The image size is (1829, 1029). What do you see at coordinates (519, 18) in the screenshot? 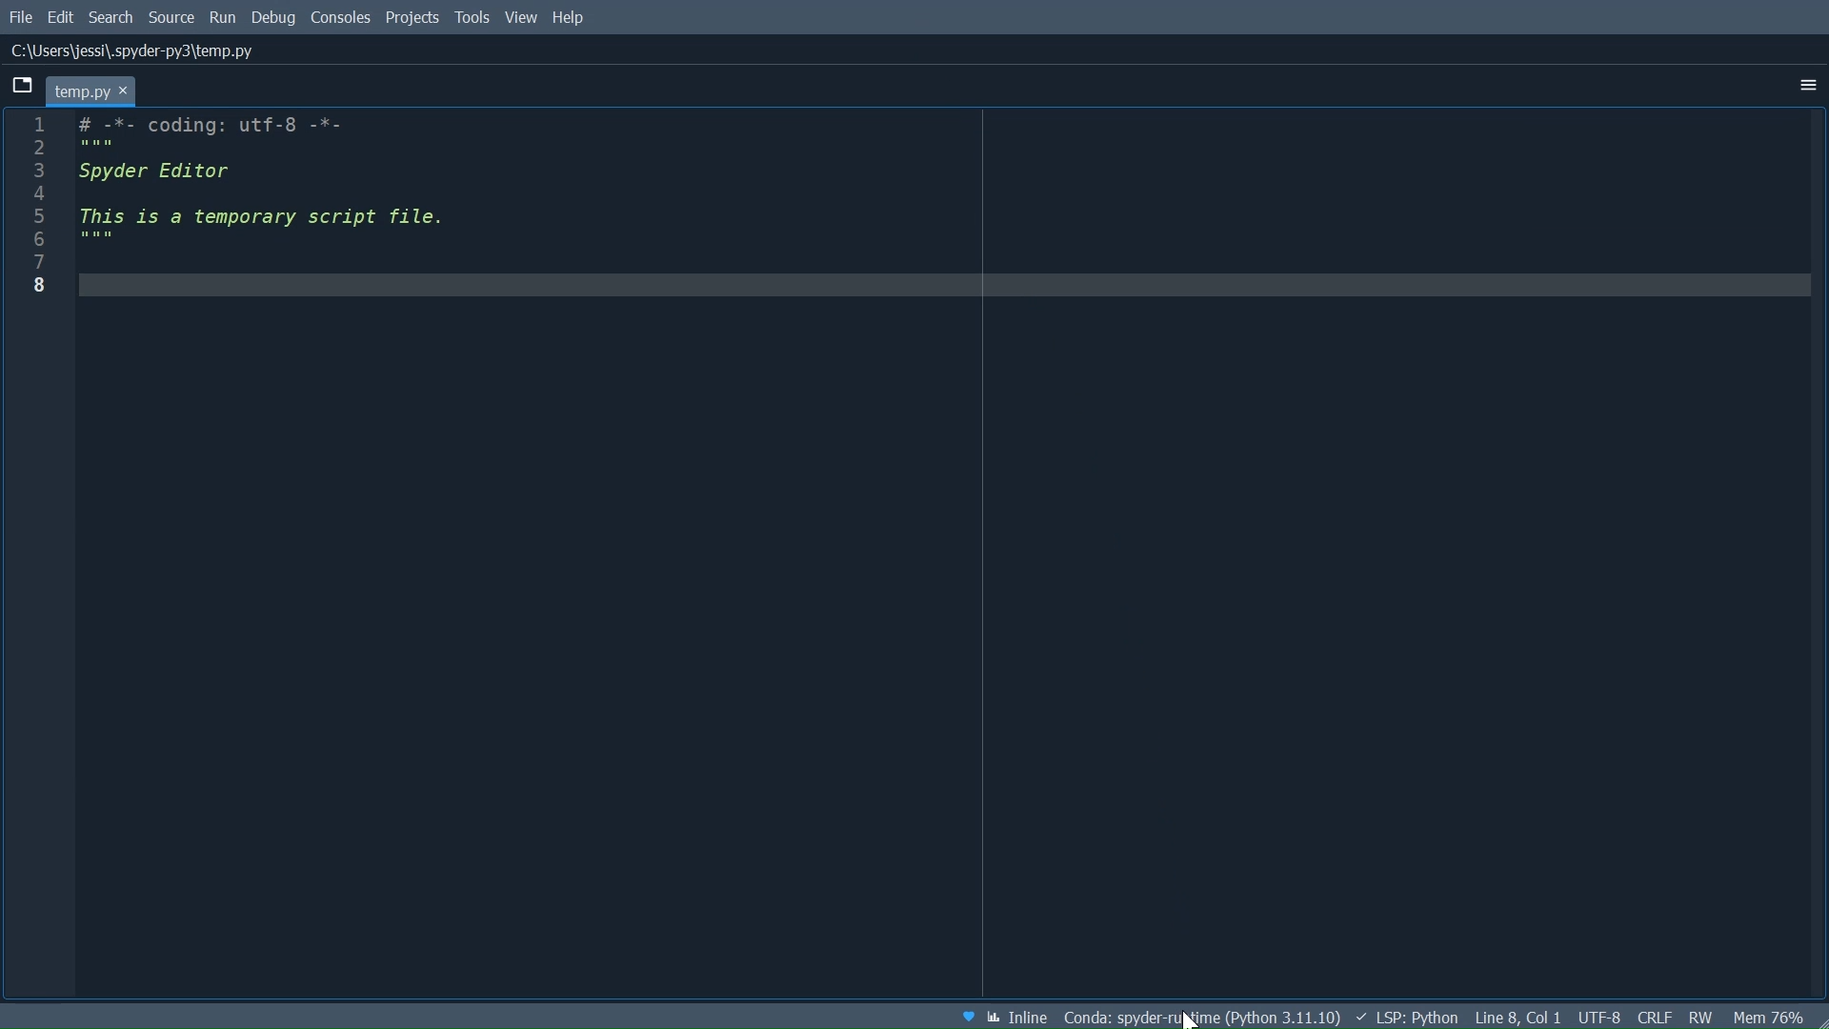
I see `View` at bounding box center [519, 18].